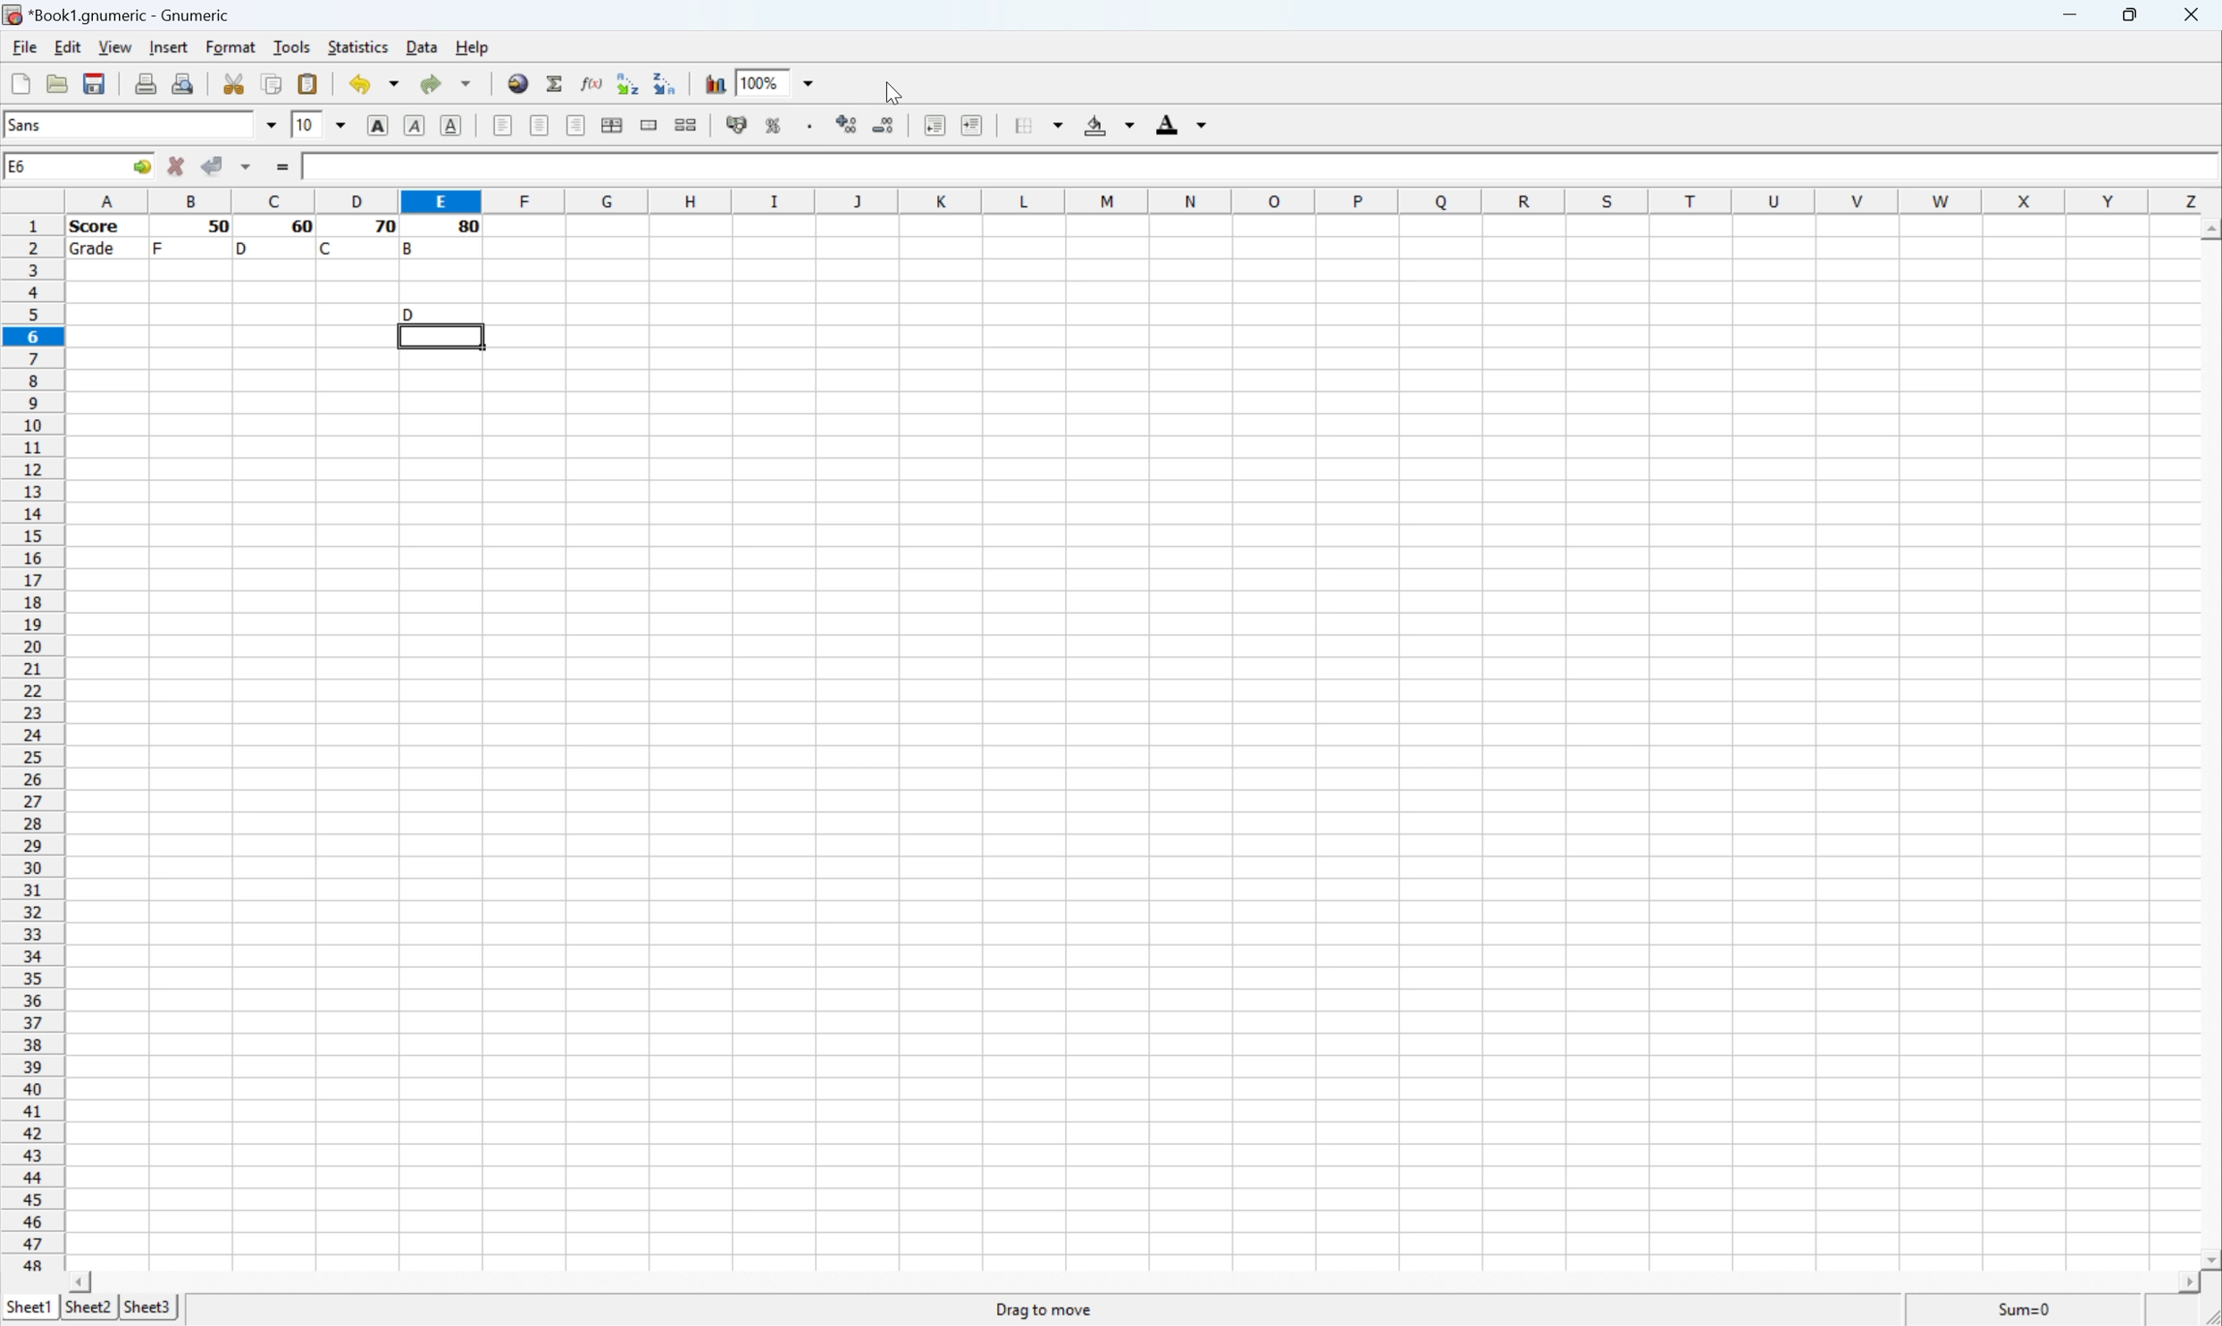  Describe the element at coordinates (438, 313) in the screenshot. I see `D` at that location.